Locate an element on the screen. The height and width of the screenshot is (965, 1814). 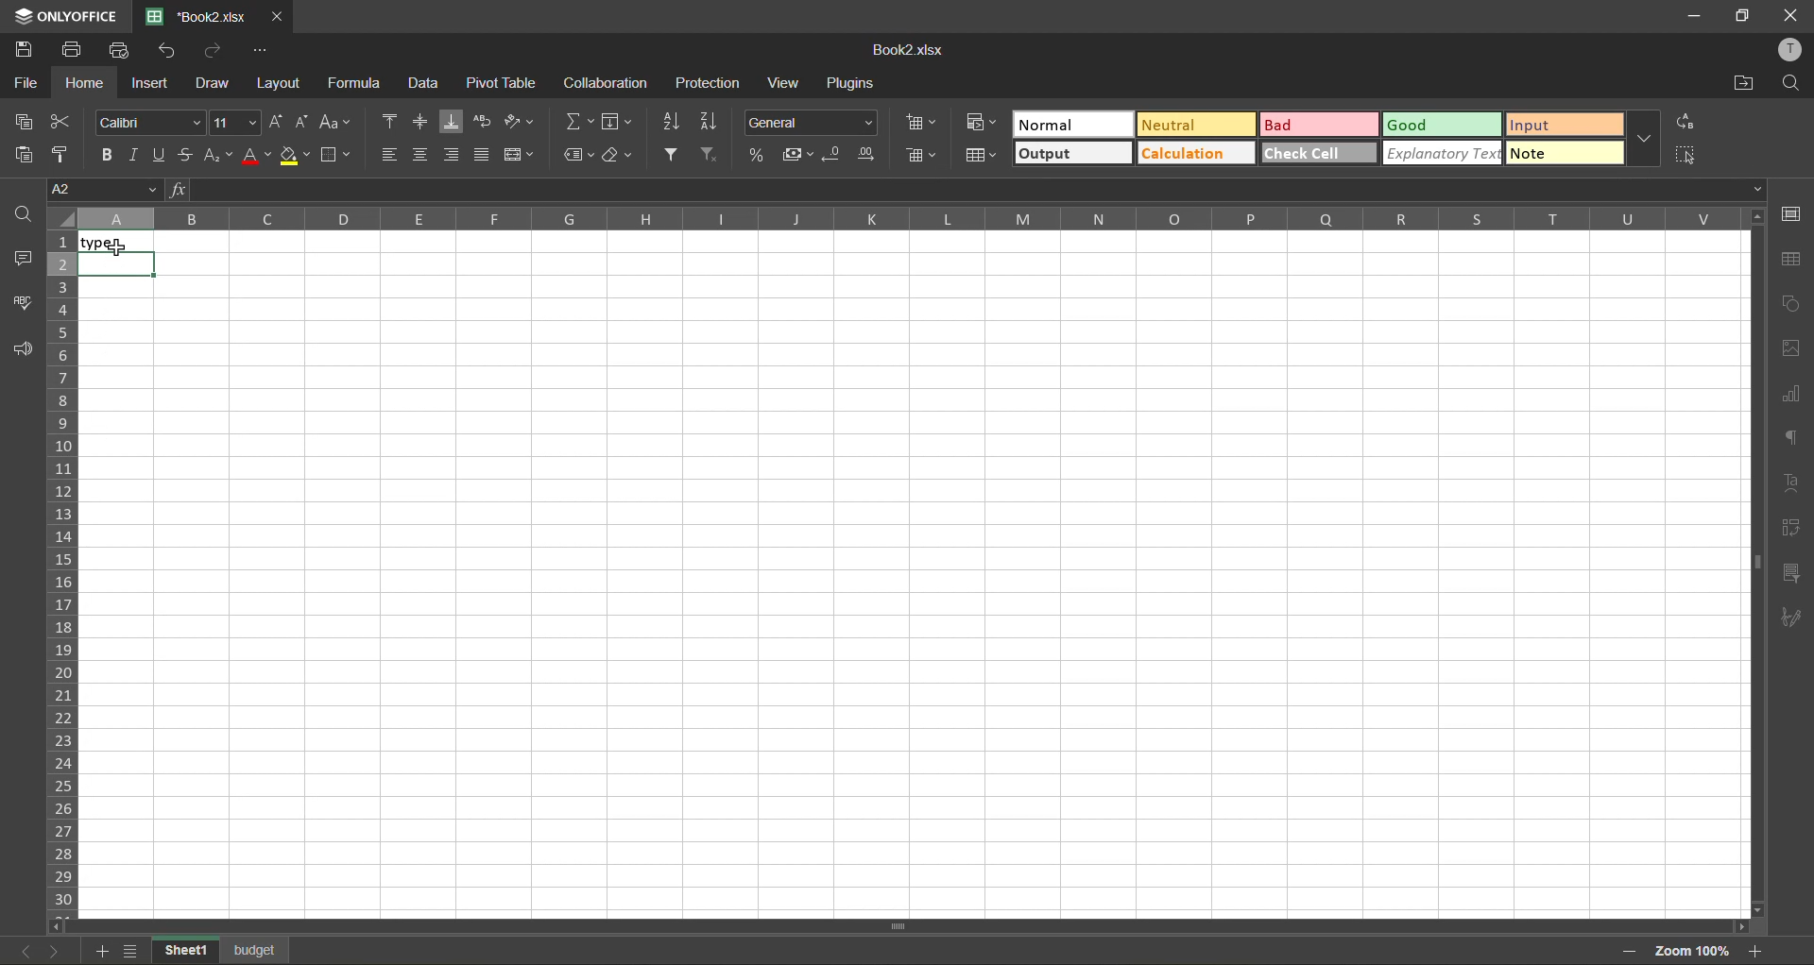
align right is located at coordinates (453, 157).